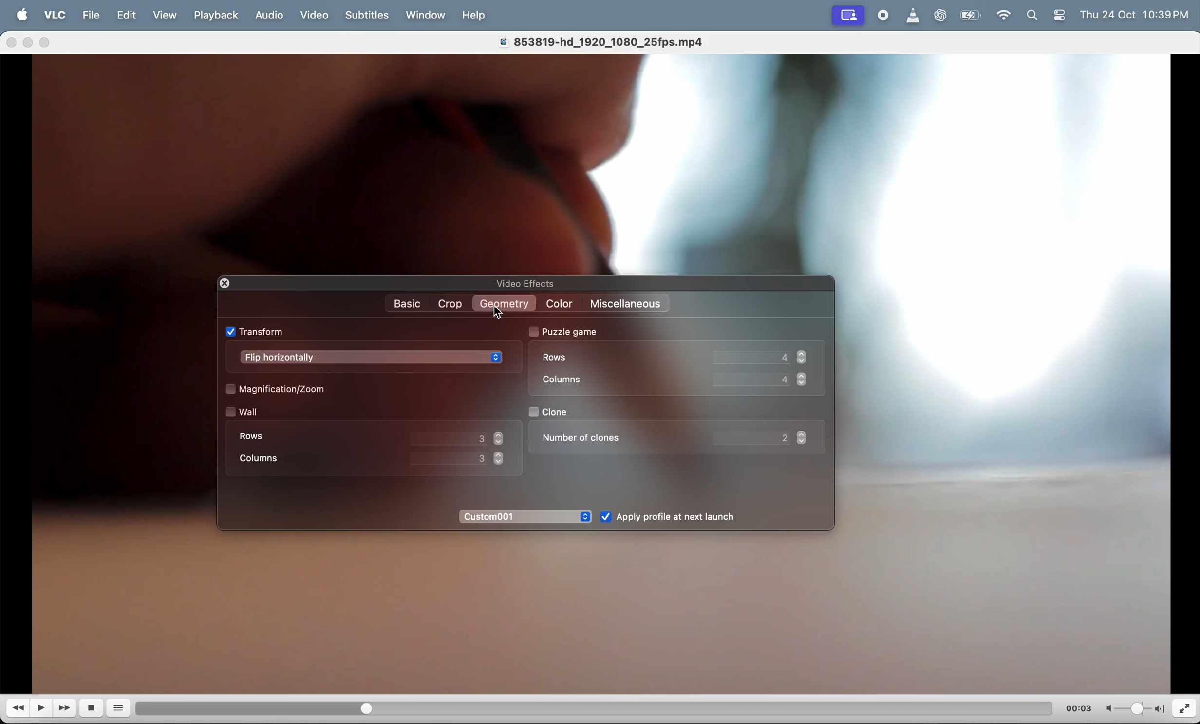  What do you see at coordinates (913, 16) in the screenshot?
I see `vlc icon` at bounding box center [913, 16].